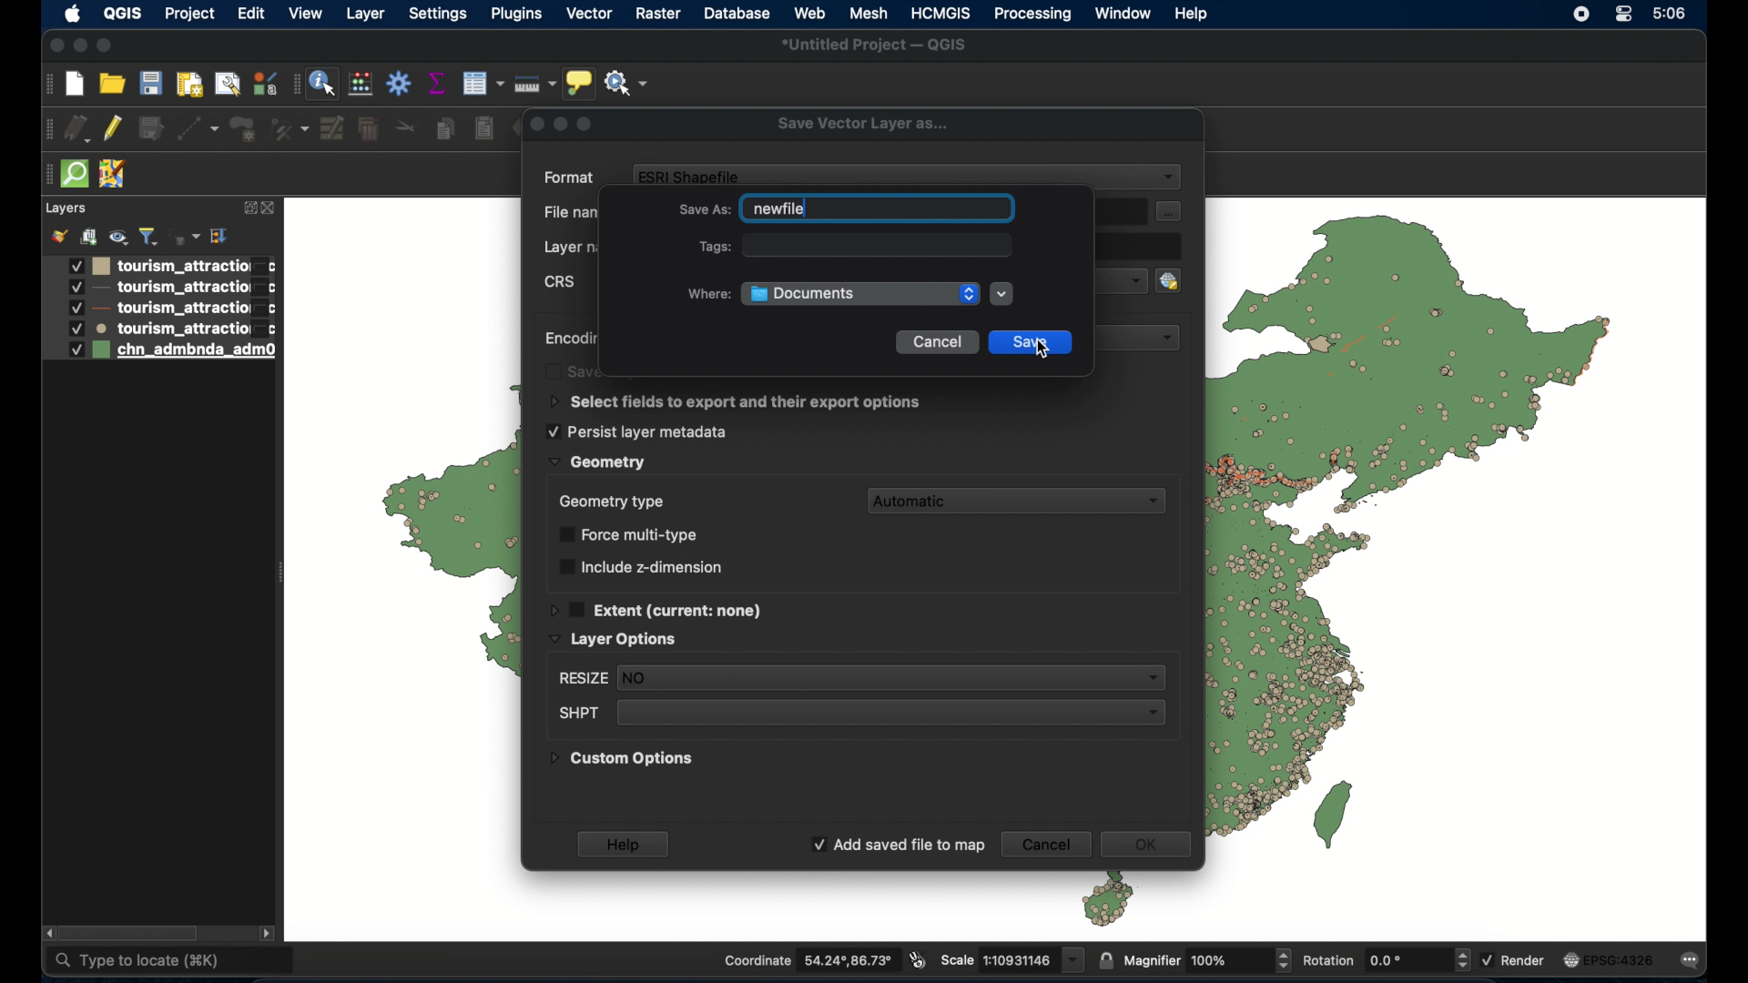  I want to click on plugins, so click(519, 15).